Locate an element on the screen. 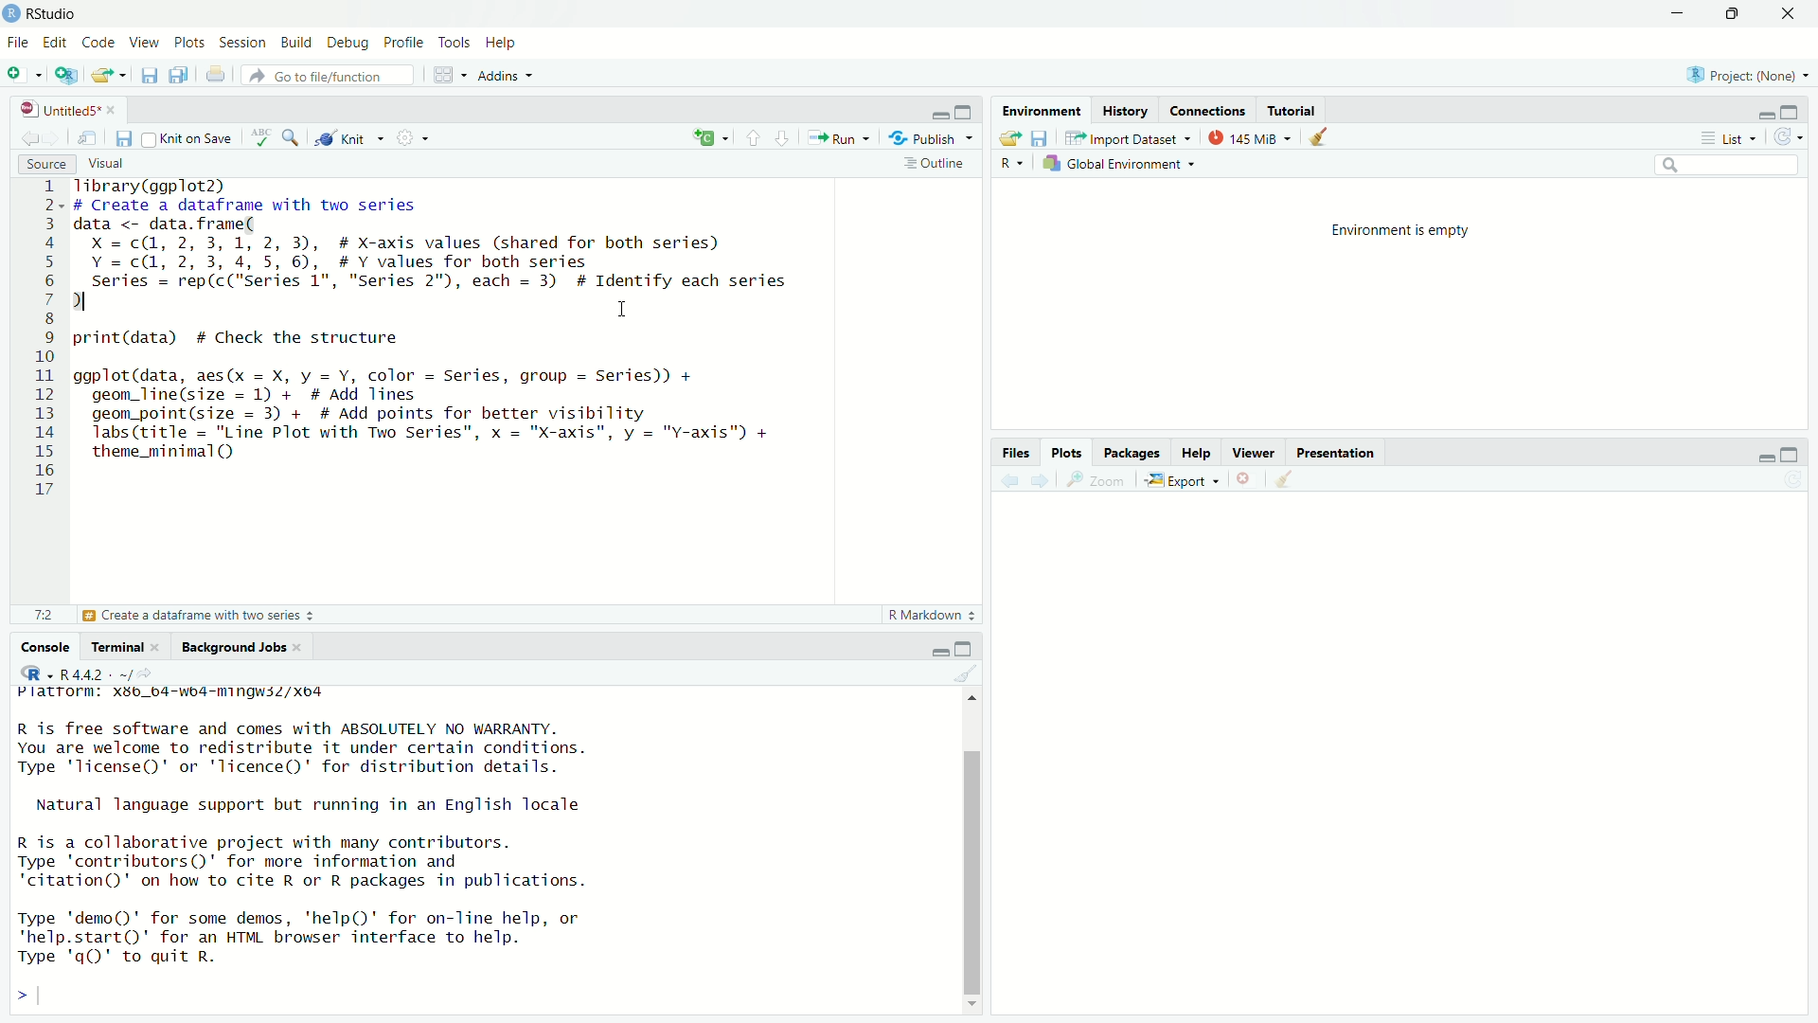 The image size is (1818, 1023). Load workspace is located at coordinates (1010, 139).